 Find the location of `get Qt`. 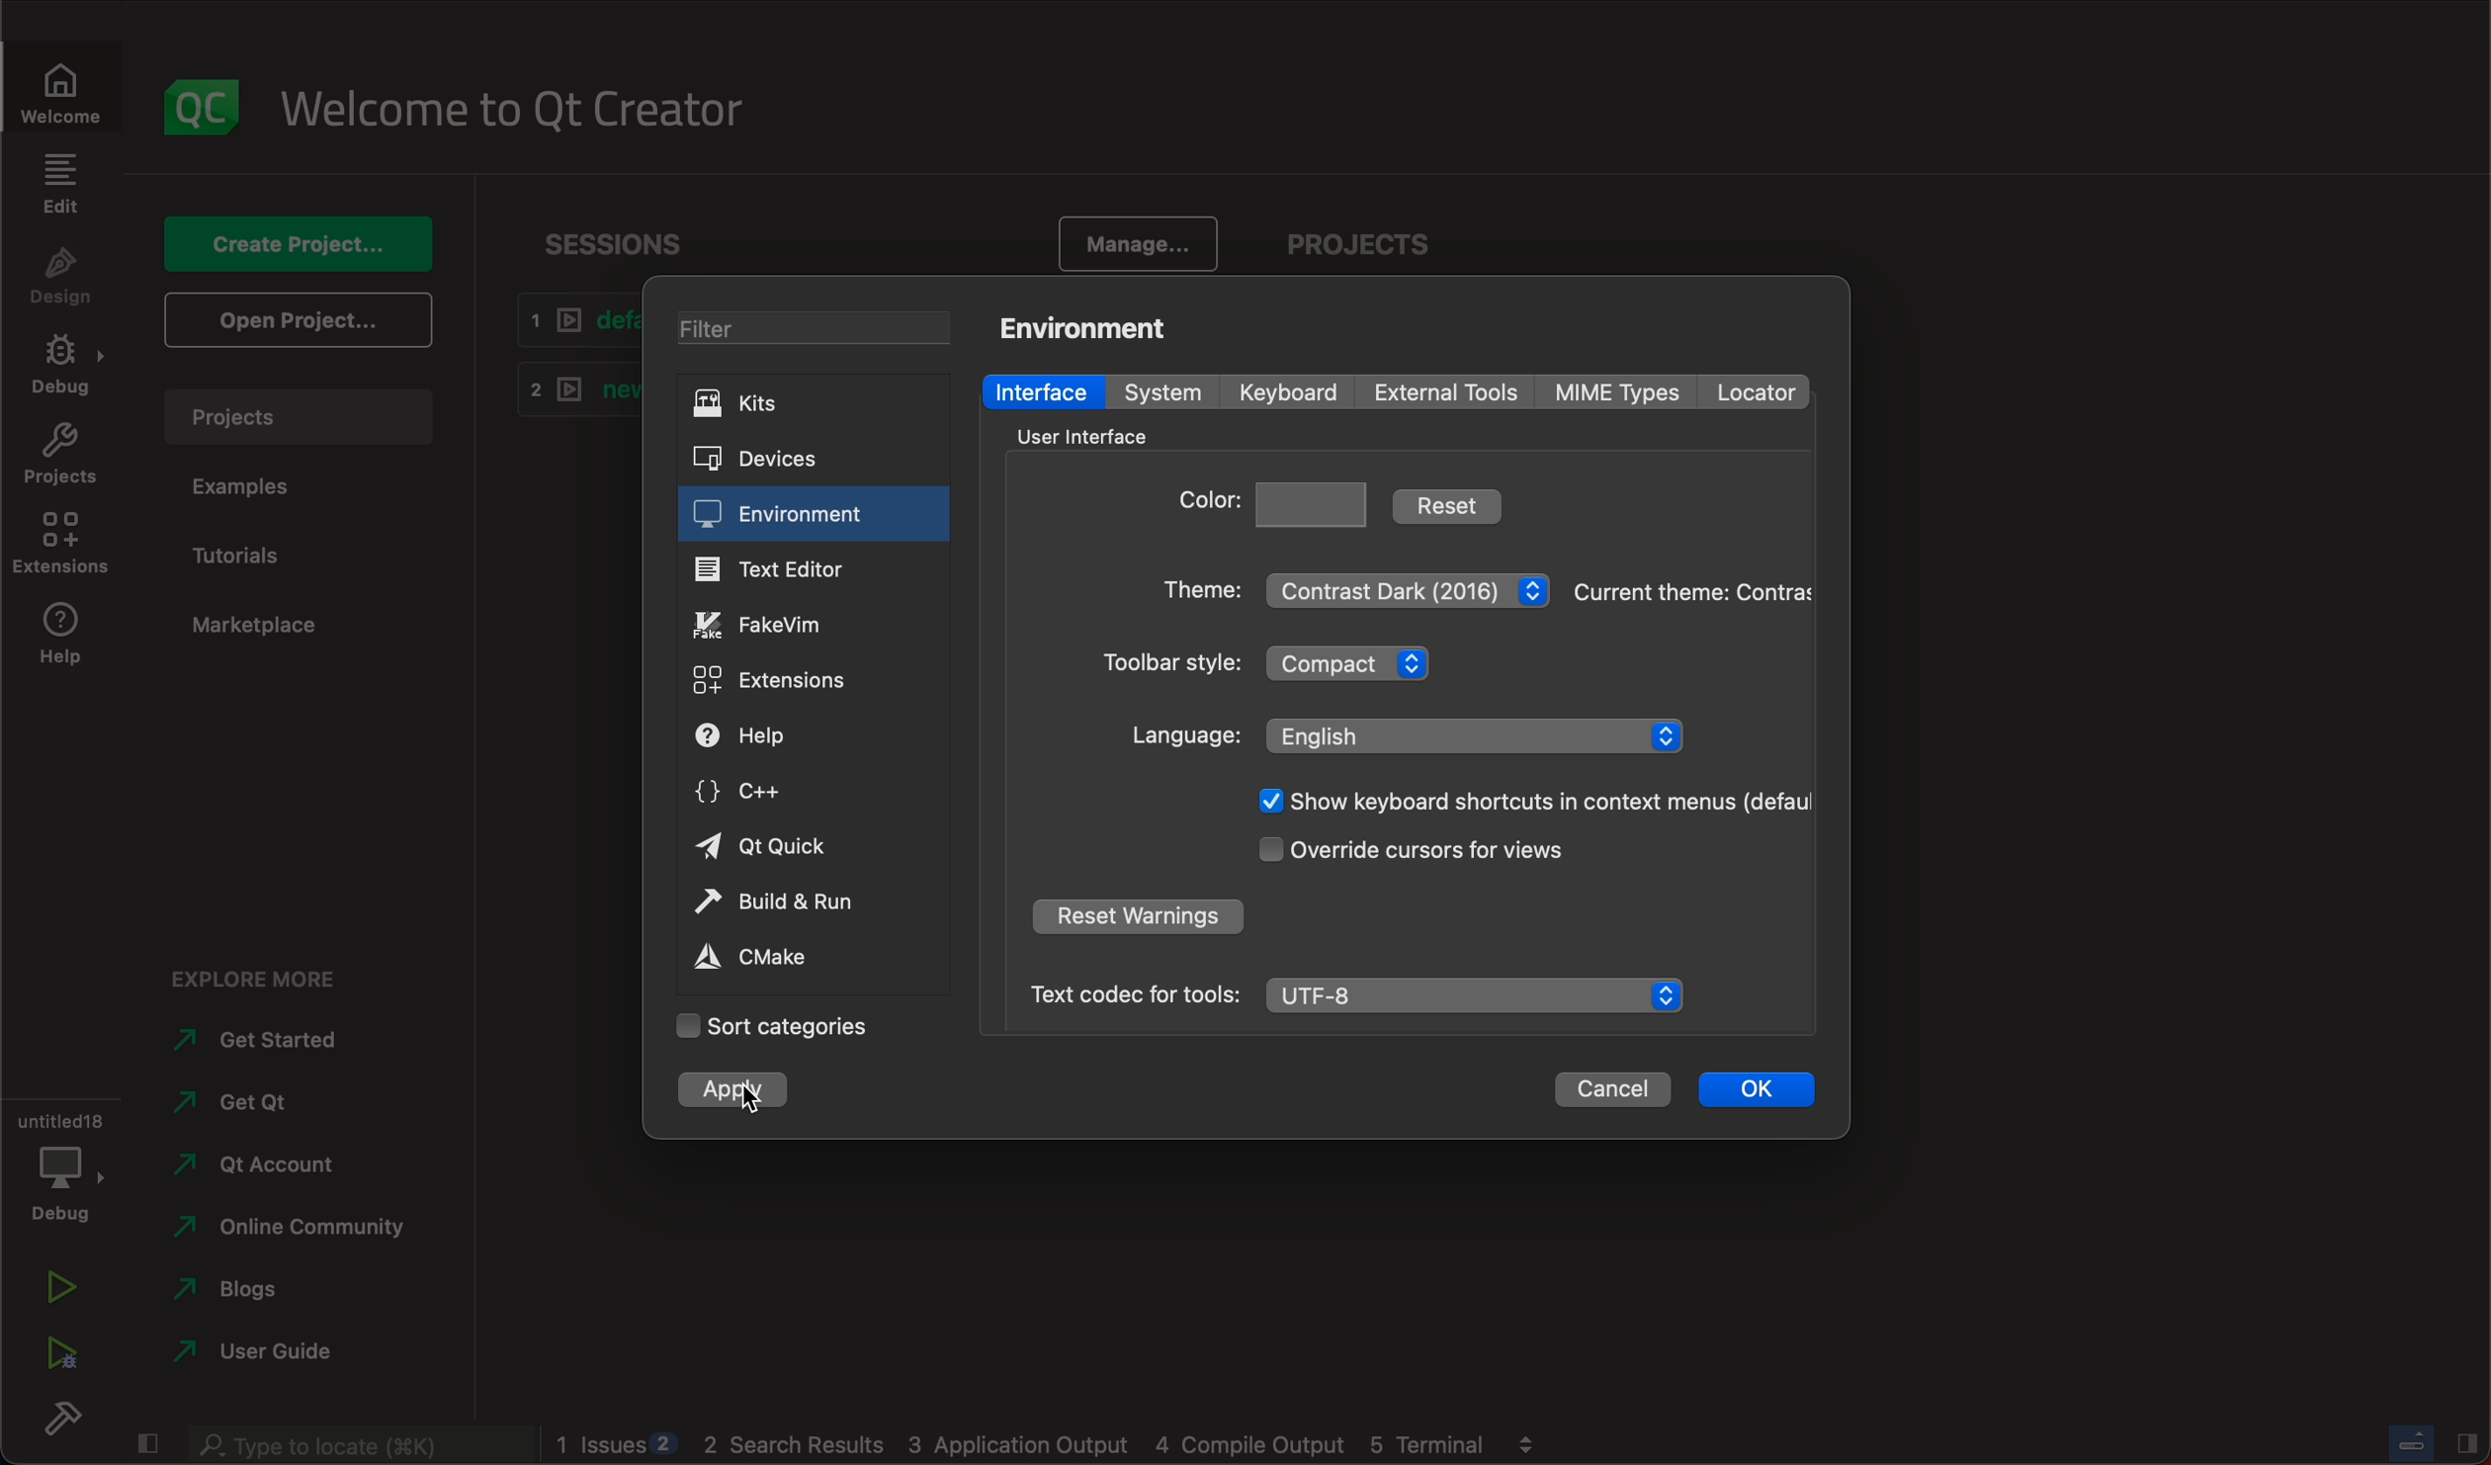

get Qt is located at coordinates (284, 1104).